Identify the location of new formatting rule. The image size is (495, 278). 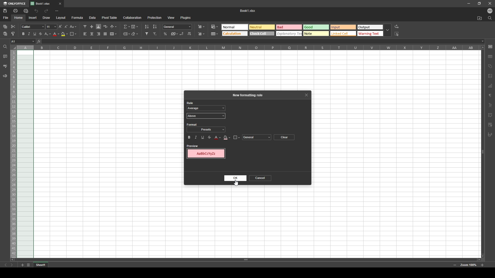
(249, 95).